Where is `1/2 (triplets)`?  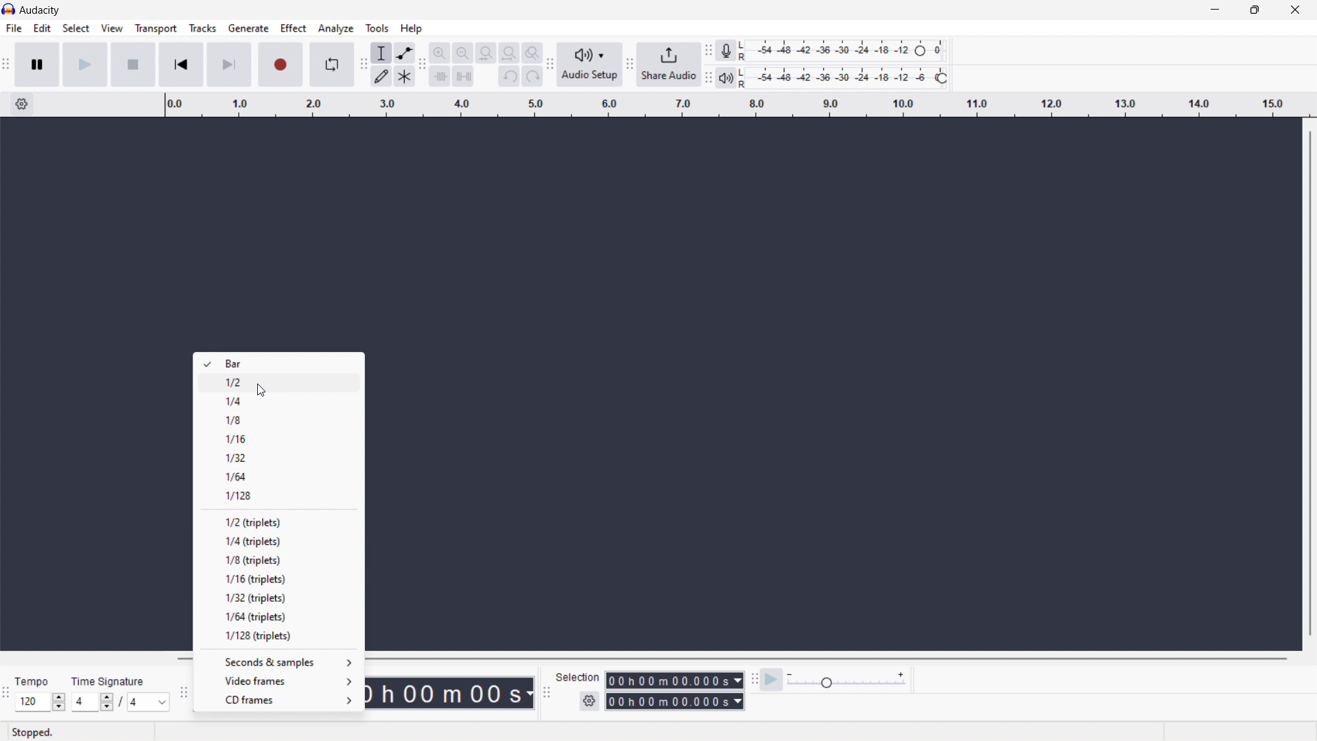
1/2 (triplets) is located at coordinates (278, 521).